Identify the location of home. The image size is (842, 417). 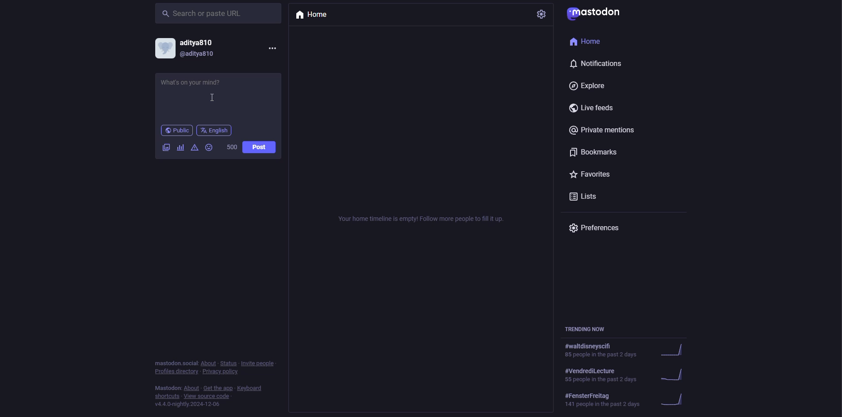
(313, 15).